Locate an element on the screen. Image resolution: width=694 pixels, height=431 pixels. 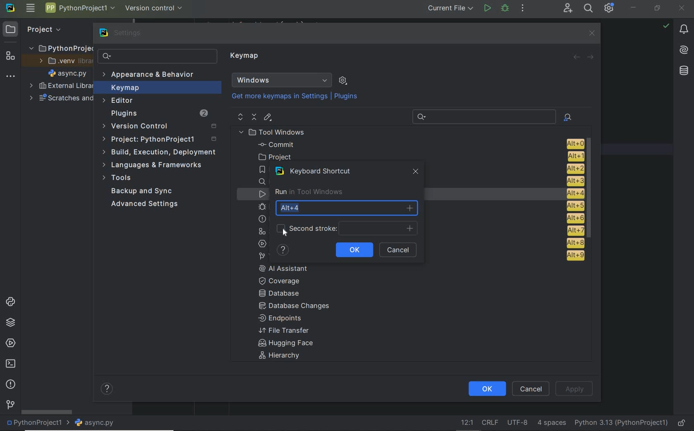
structure is located at coordinates (9, 55).